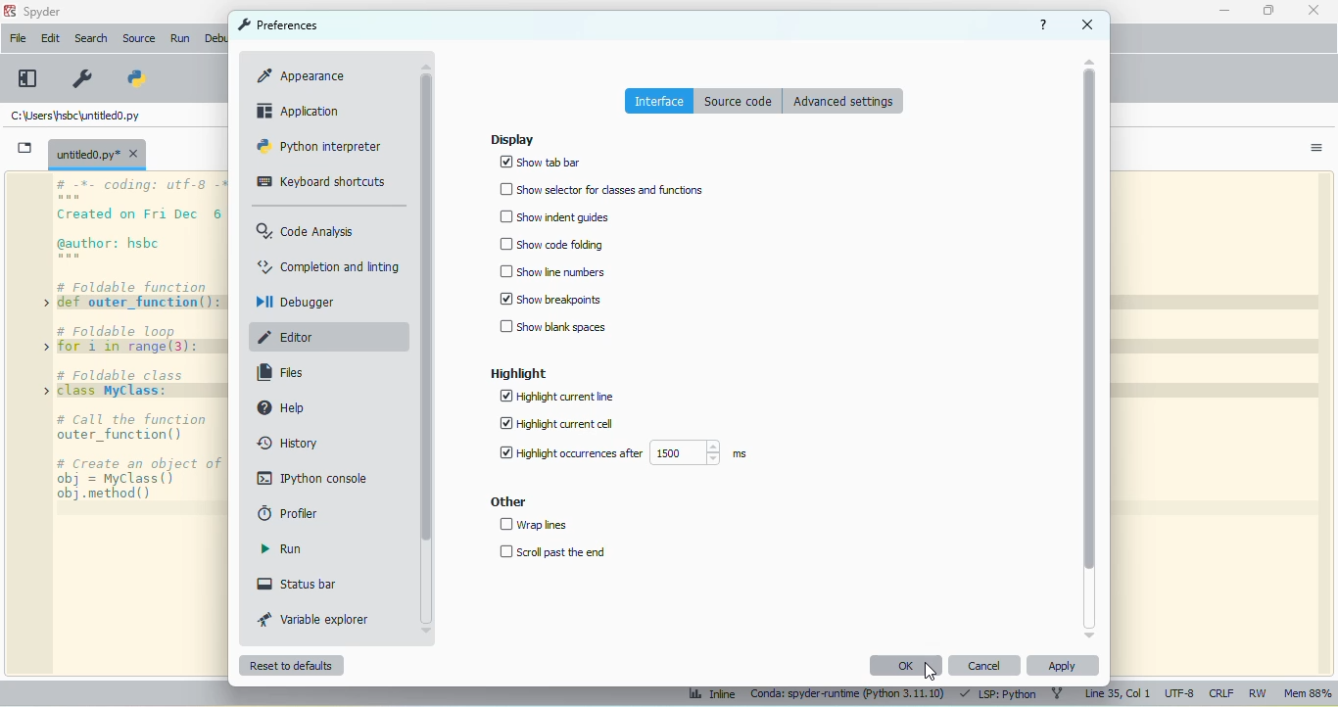  I want to click on status bar, so click(296, 584).